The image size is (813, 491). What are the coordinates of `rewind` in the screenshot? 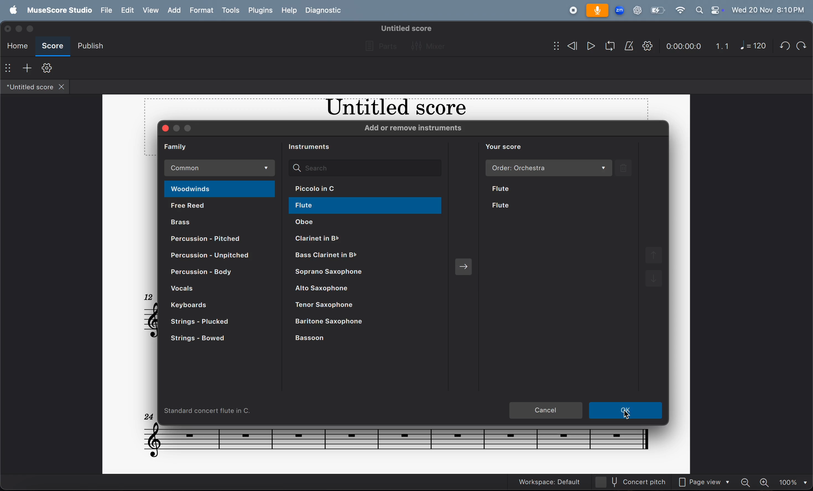 It's located at (571, 45).